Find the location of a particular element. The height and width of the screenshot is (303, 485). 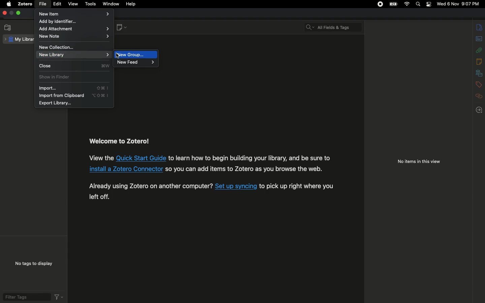

My library is located at coordinates (19, 39).